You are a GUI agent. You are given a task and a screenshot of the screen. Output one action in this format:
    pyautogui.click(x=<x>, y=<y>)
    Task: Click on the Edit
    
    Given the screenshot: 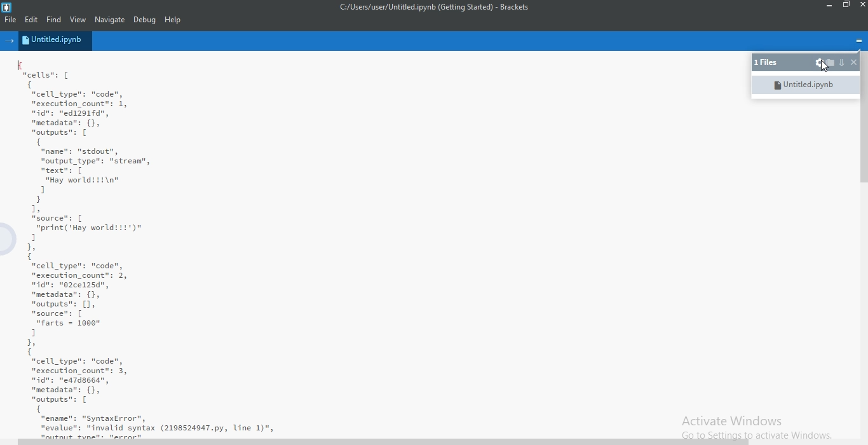 What is the action you would take?
    pyautogui.click(x=34, y=20)
    